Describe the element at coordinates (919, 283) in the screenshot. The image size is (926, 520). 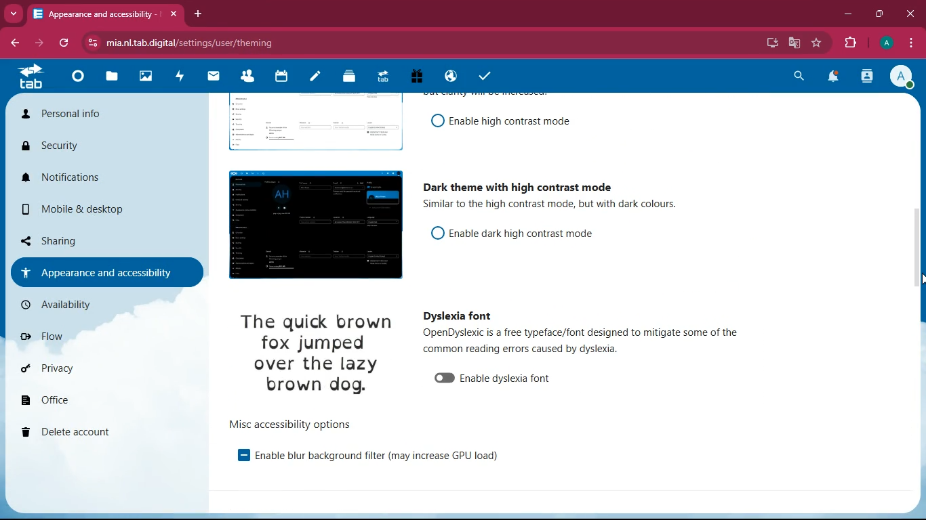
I see `cursor` at that location.